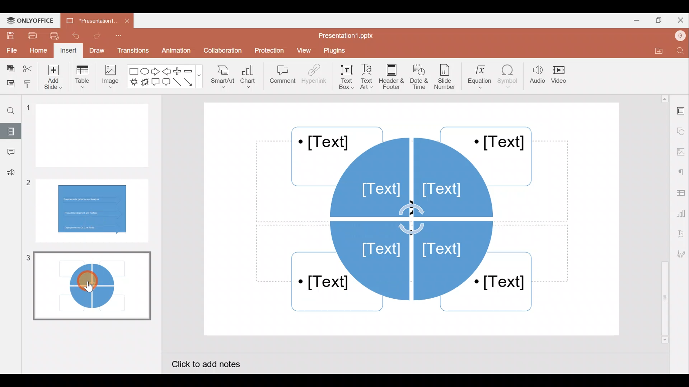  Describe the element at coordinates (82, 78) in the screenshot. I see `Table` at that location.